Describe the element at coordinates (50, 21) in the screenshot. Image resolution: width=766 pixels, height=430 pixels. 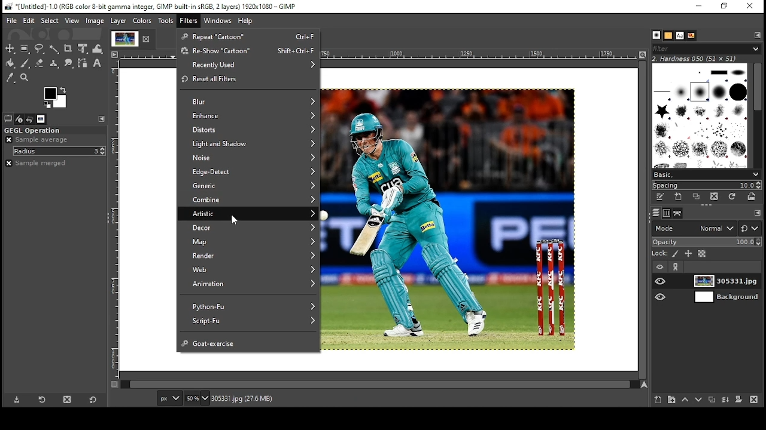
I see `select` at that location.